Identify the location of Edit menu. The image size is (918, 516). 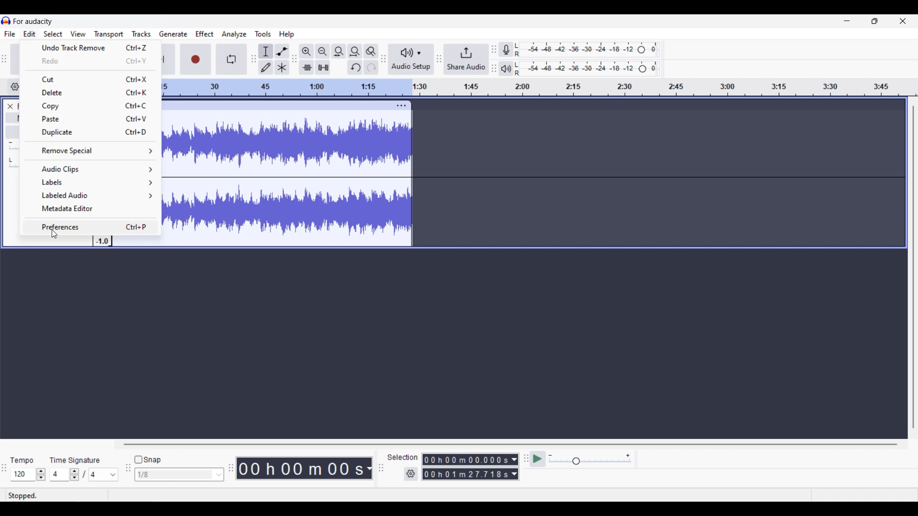
(30, 34).